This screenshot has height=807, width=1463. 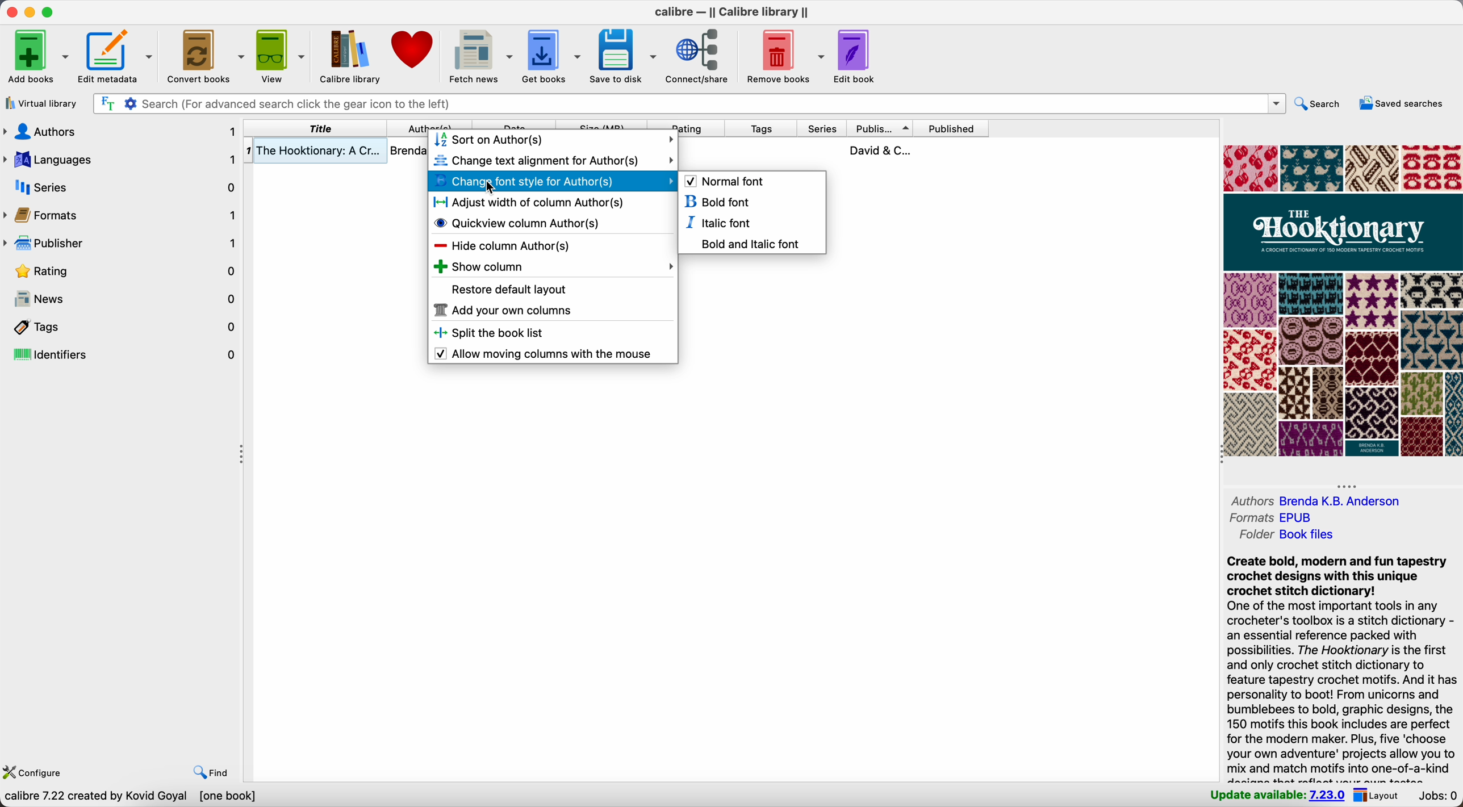 What do you see at coordinates (318, 128) in the screenshot?
I see `title` at bounding box center [318, 128].